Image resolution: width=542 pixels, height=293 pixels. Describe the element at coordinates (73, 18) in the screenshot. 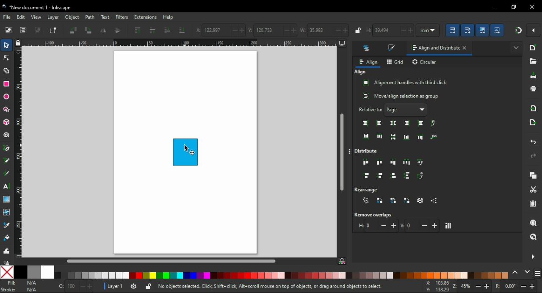

I see `object` at that location.